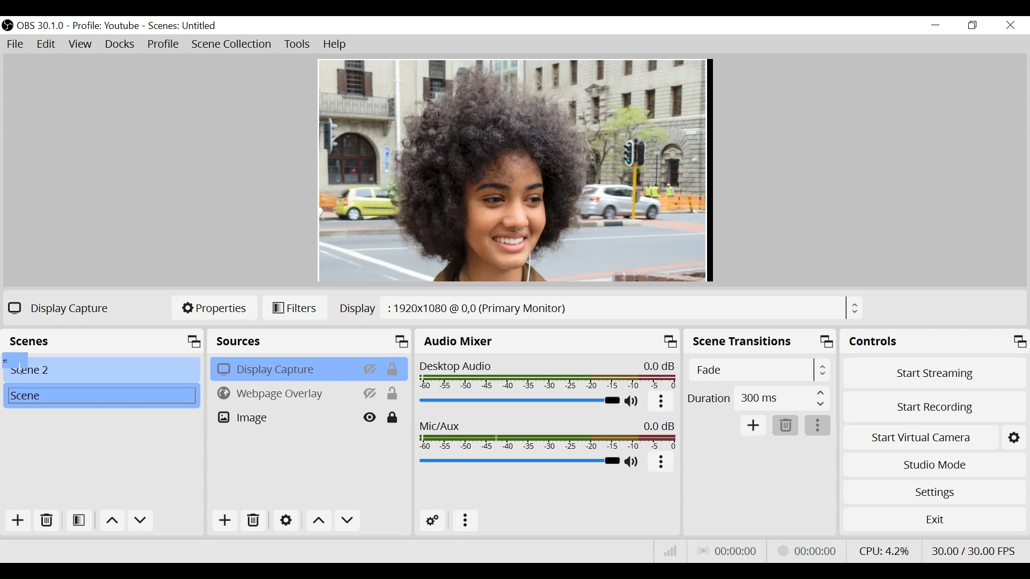 This screenshot has height=579, width=1030. I want to click on Move up, so click(111, 522).